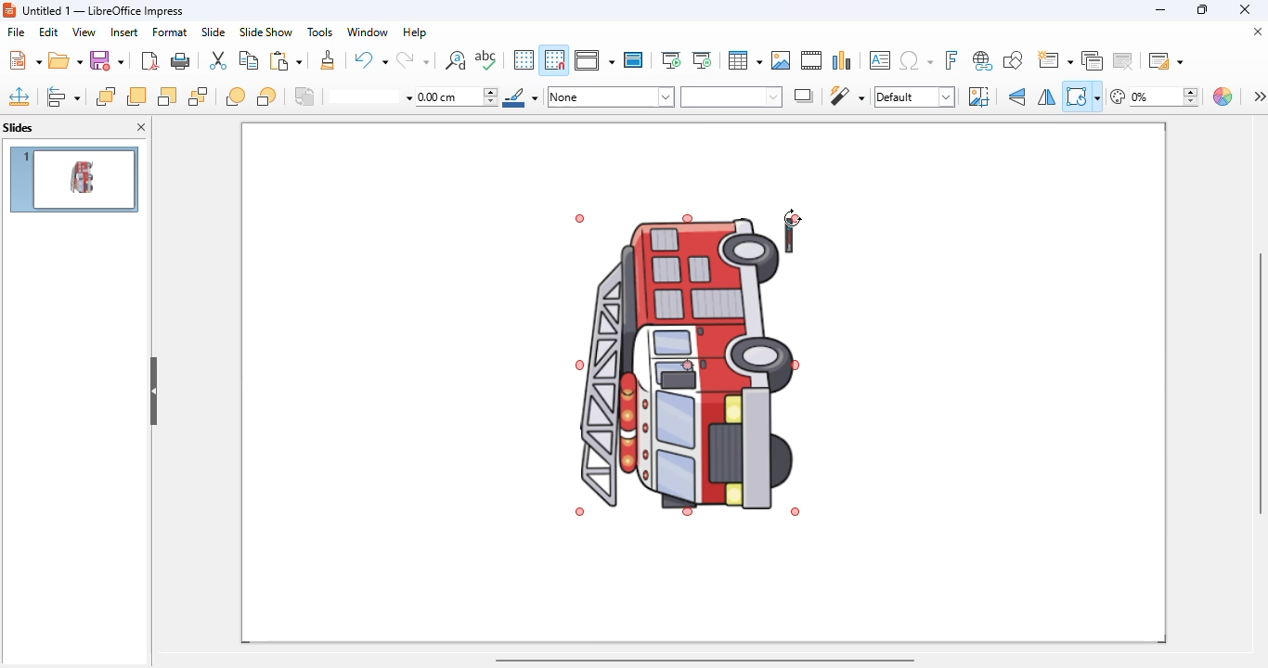 This screenshot has width=1268, height=668. I want to click on new slide, so click(1055, 59).